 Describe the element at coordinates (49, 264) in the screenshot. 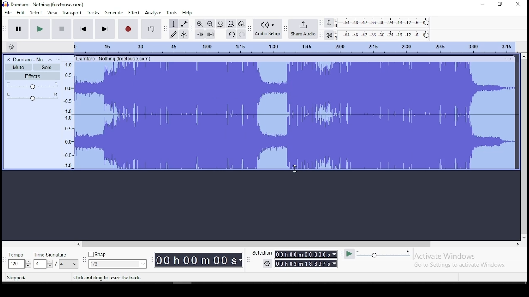

I see `Drop down` at that location.